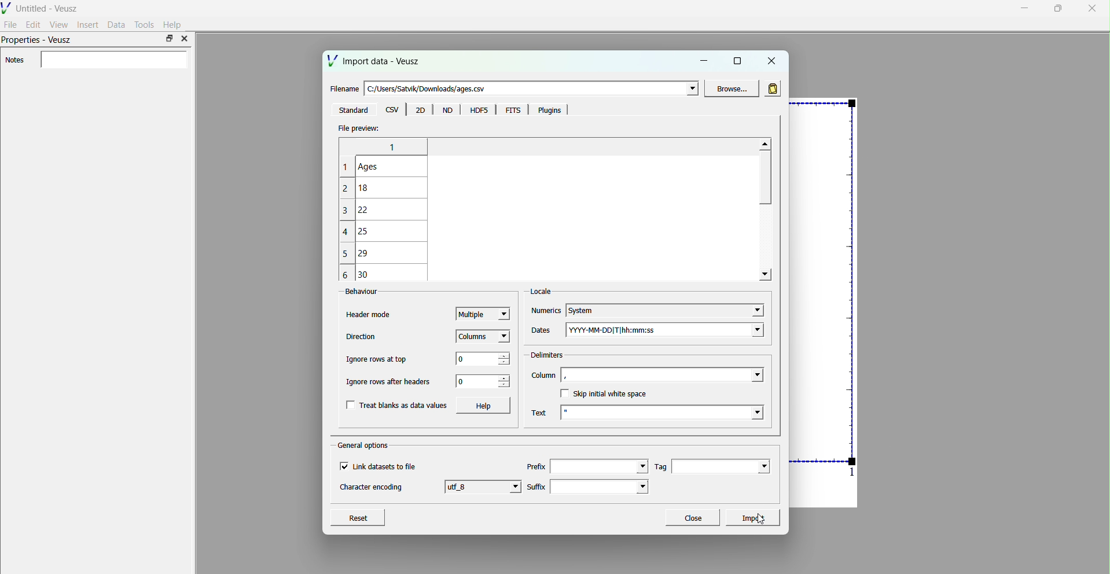 This screenshot has height=574, width=1110. Describe the element at coordinates (360, 336) in the screenshot. I see `Direction’` at that location.